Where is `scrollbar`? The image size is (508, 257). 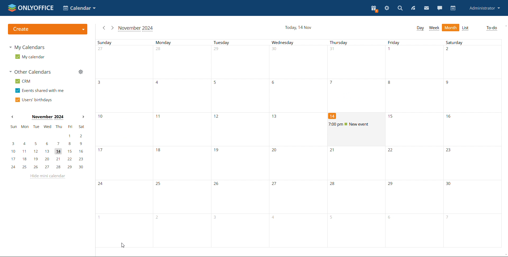
scrollbar is located at coordinates (506, 120).